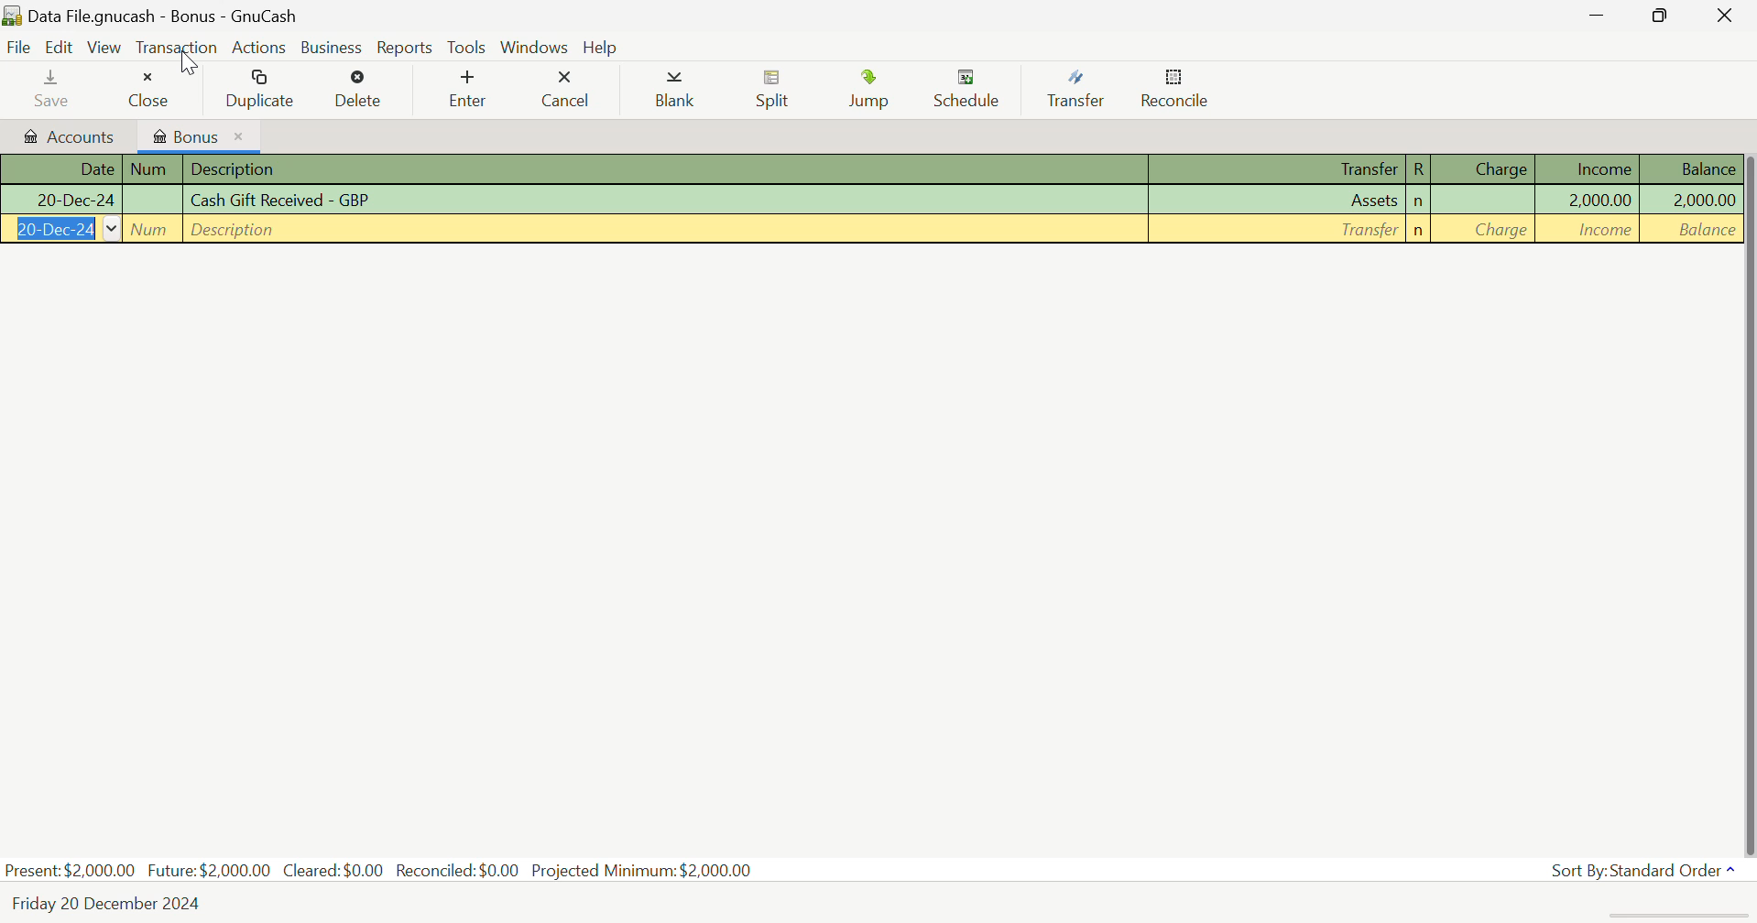 The image size is (1757, 923). Describe the element at coordinates (1486, 230) in the screenshot. I see `Charge` at that location.